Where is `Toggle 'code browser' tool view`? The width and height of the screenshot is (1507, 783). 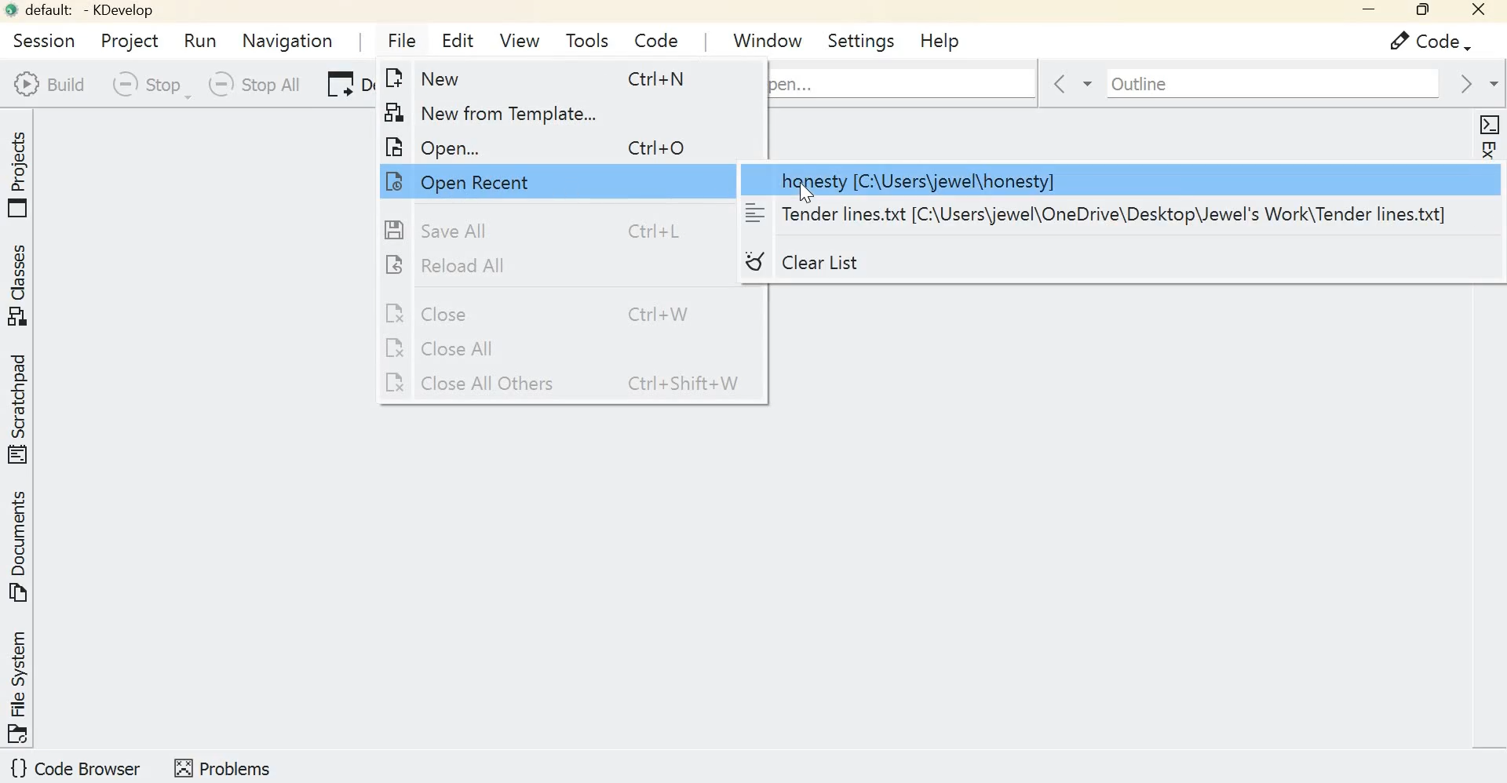 Toggle 'code browser' tool view is located at coordinates (77, 770).